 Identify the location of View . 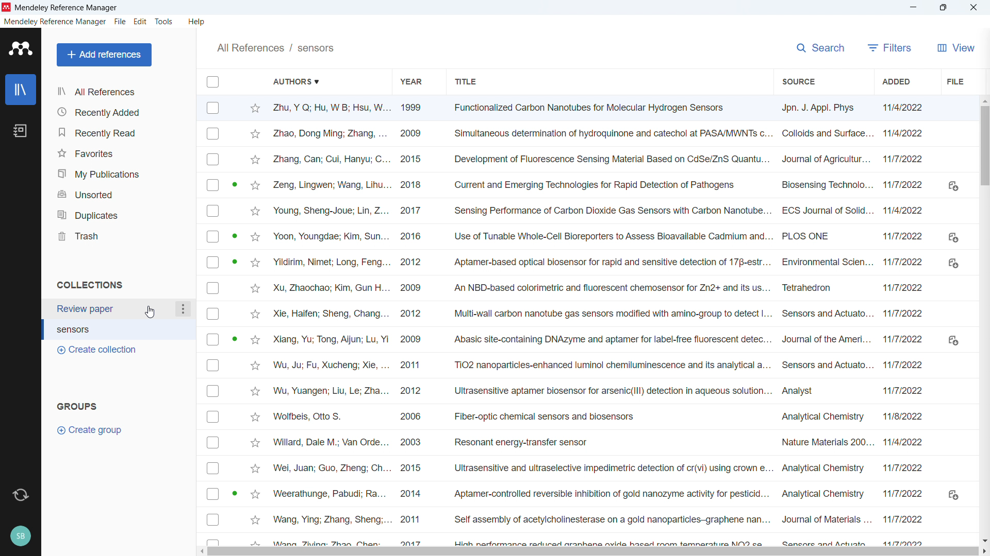
(954, 47).